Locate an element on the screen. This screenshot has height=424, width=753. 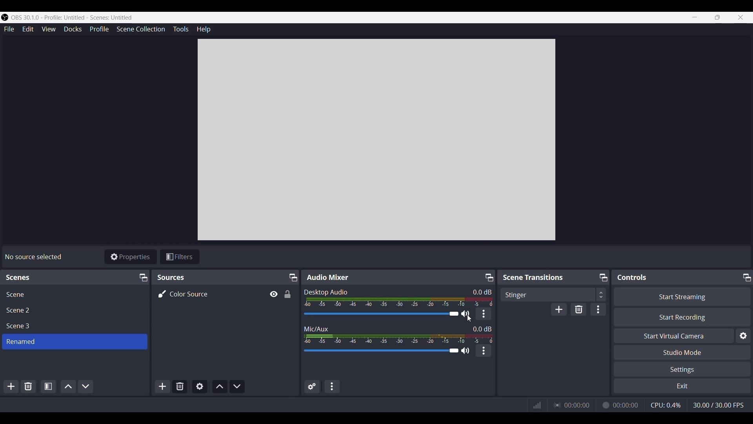
Audio Mixer is located at coordinates (329, 276).